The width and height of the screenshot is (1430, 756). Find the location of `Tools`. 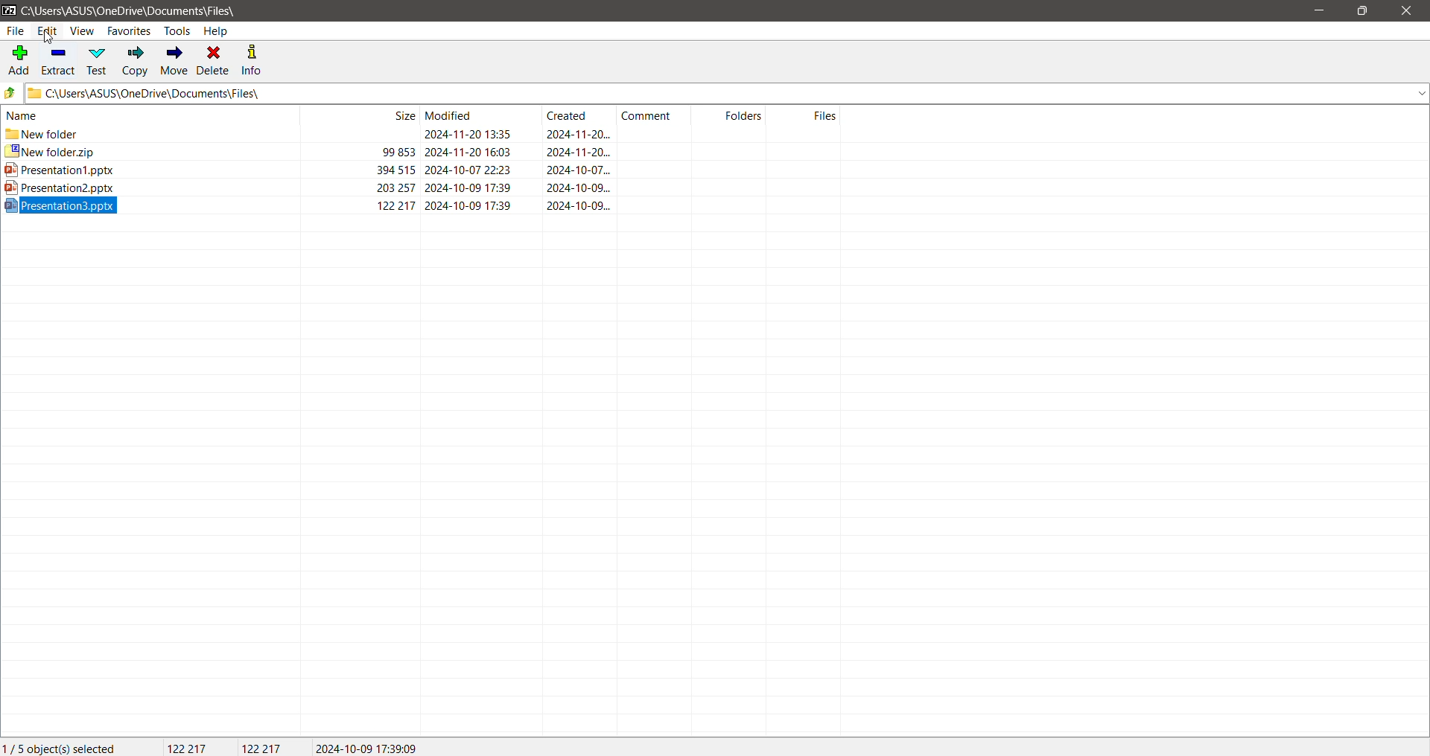

Tools is located at coordinates (177, 31).